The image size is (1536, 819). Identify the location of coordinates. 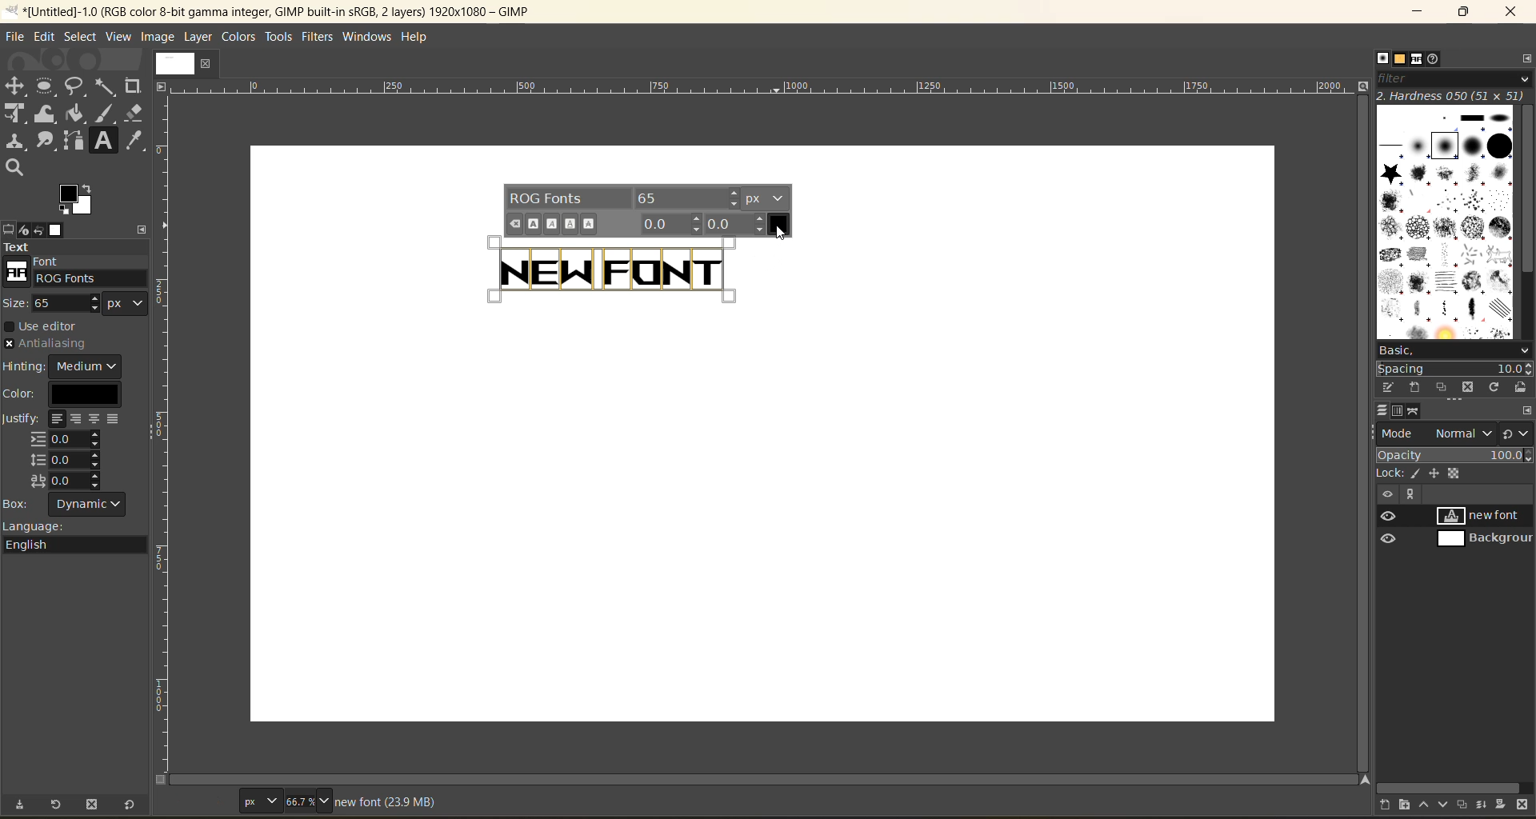
(201, 799).